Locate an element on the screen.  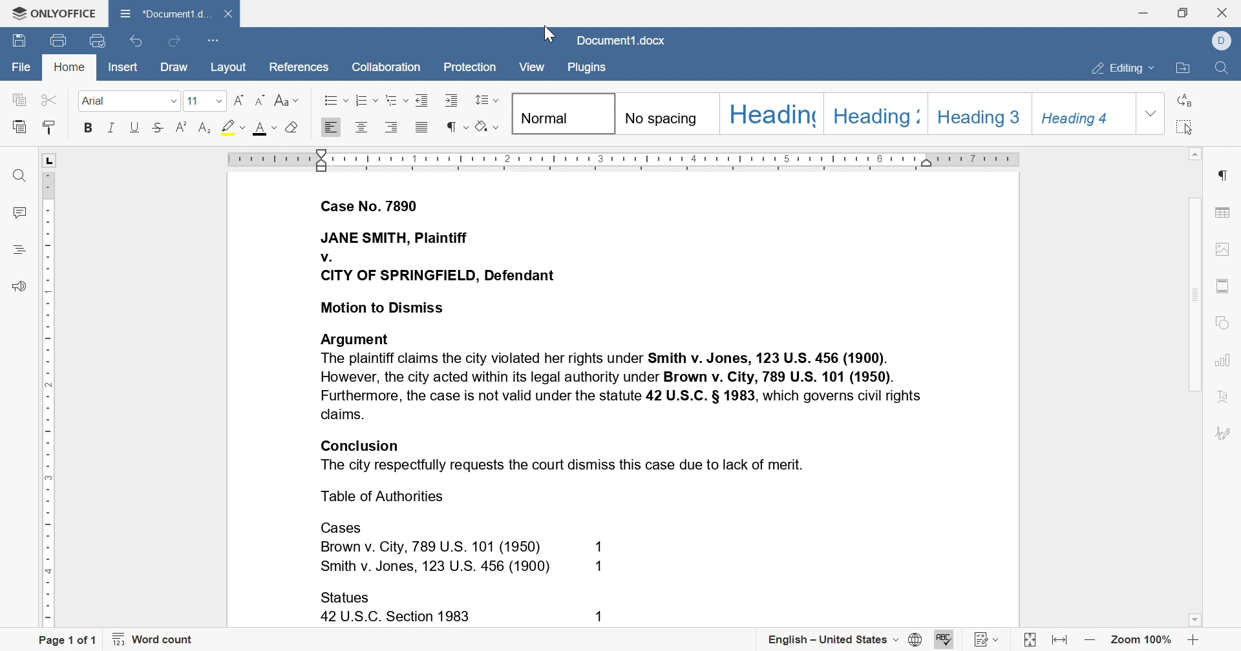
header & footer settings is located at coordinates (1222, 285).